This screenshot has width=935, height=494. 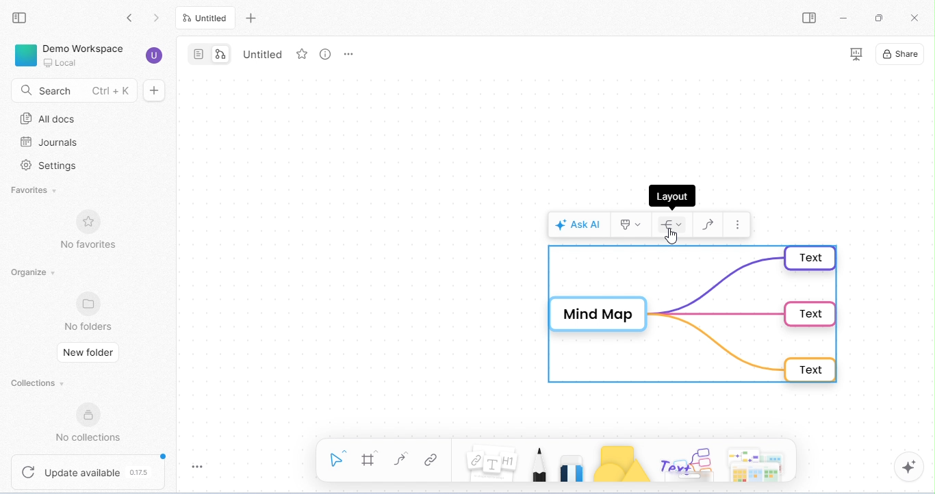 I want to click on view info, so click(x=323, y=54).